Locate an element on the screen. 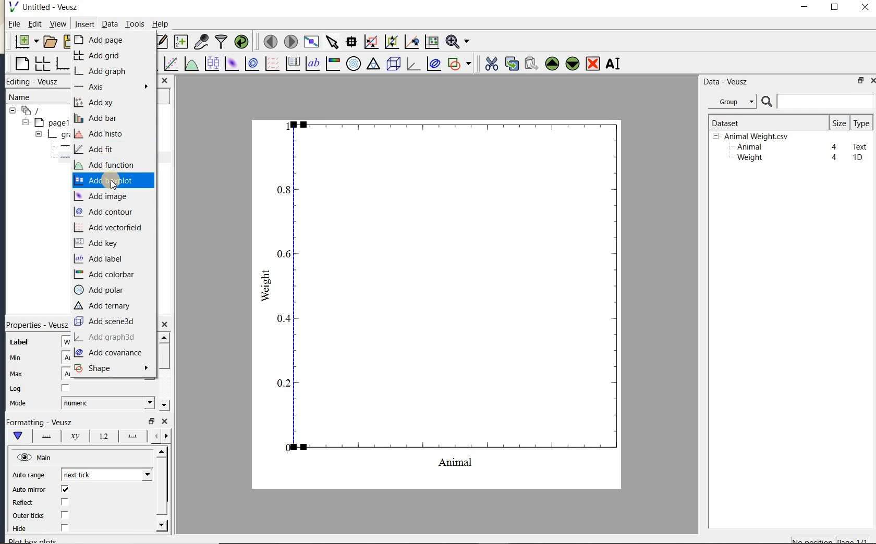  add bar is located at coordinates (98, 118).